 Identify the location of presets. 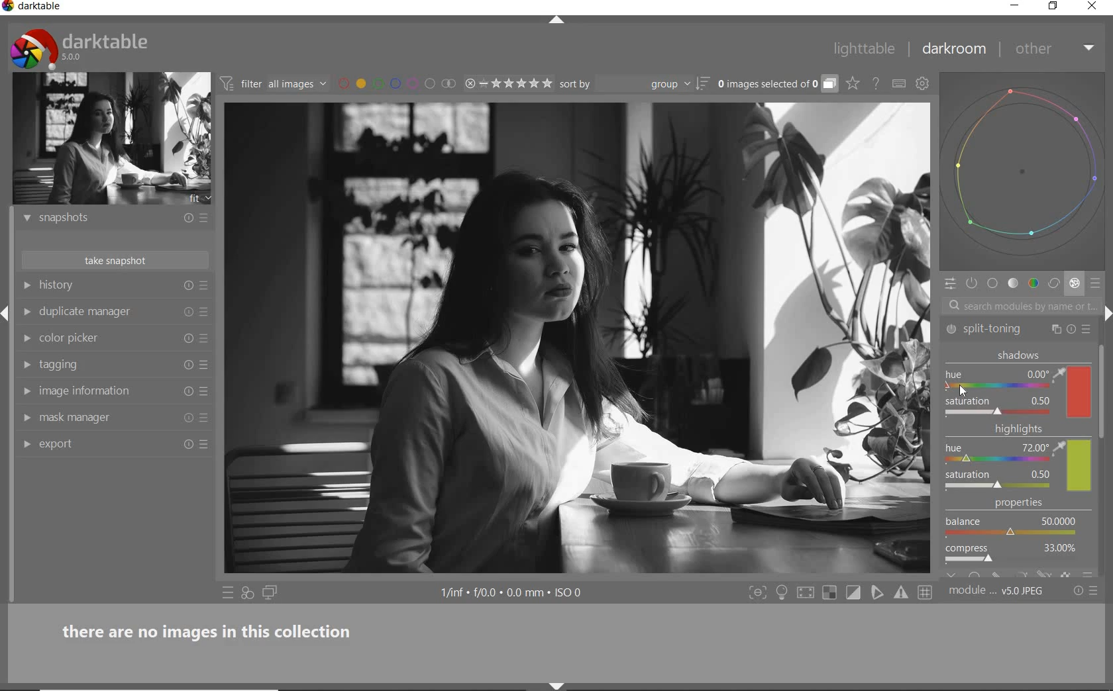
(1088, 330).